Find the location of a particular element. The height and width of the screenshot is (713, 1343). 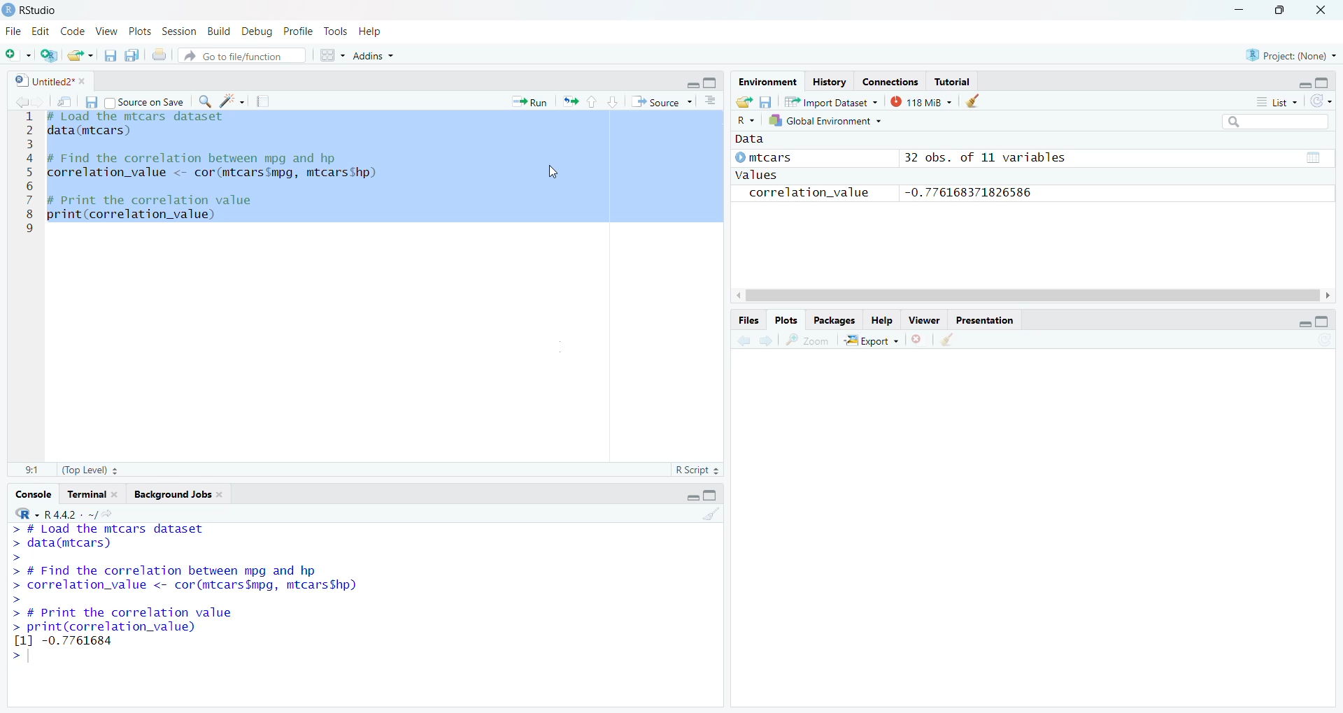

Save current document (Ctrl + S) is located at coordinates (108, 55).